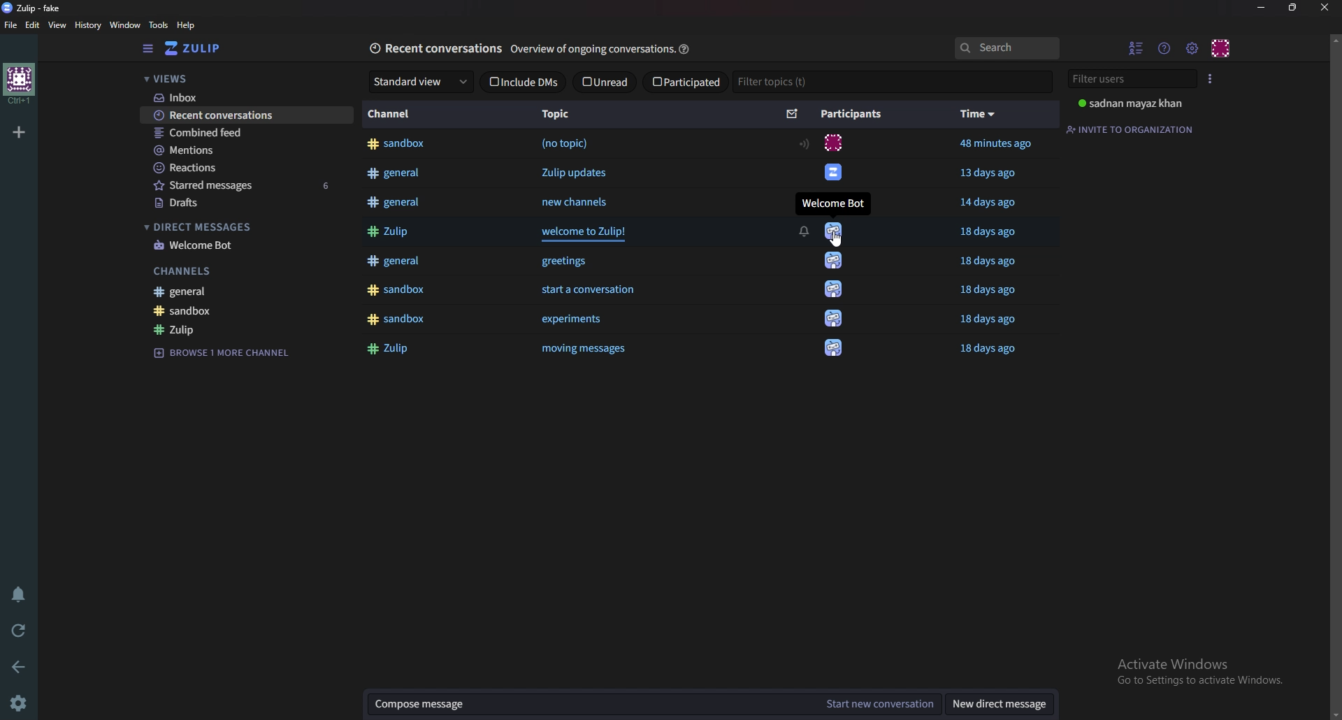 The height and width of the screenshot is (720, 1342). What do you see at coordinates (252, 291) in the screenshot?
I see `General` at bounding box center [252, 291].